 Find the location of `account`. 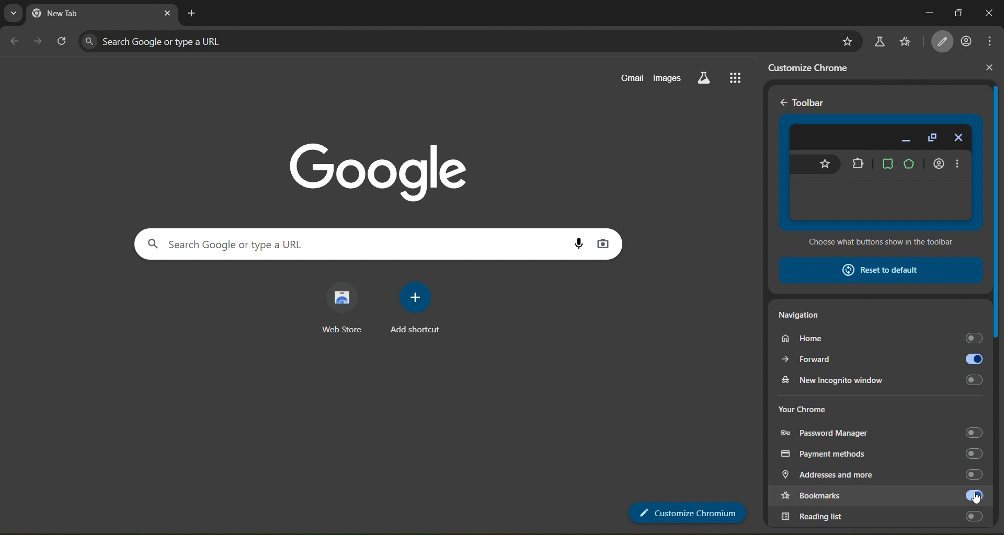

account is located at coordinates (967, 42).